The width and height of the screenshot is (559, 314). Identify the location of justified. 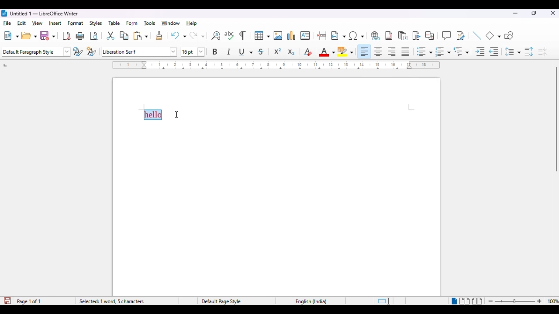
(406, 51).